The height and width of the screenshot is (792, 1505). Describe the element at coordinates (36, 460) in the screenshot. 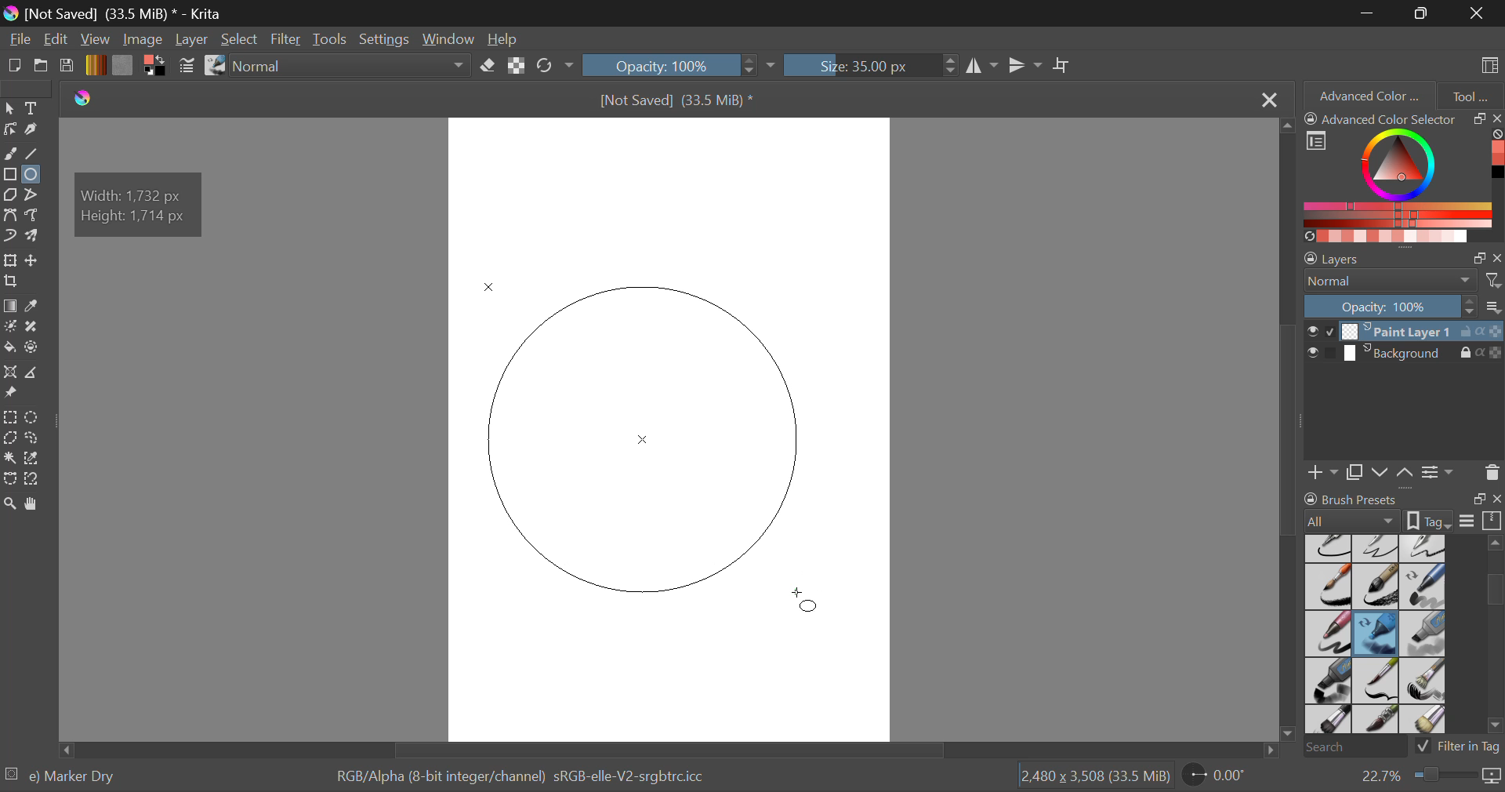

I see `Similar Color Selection` at that location.